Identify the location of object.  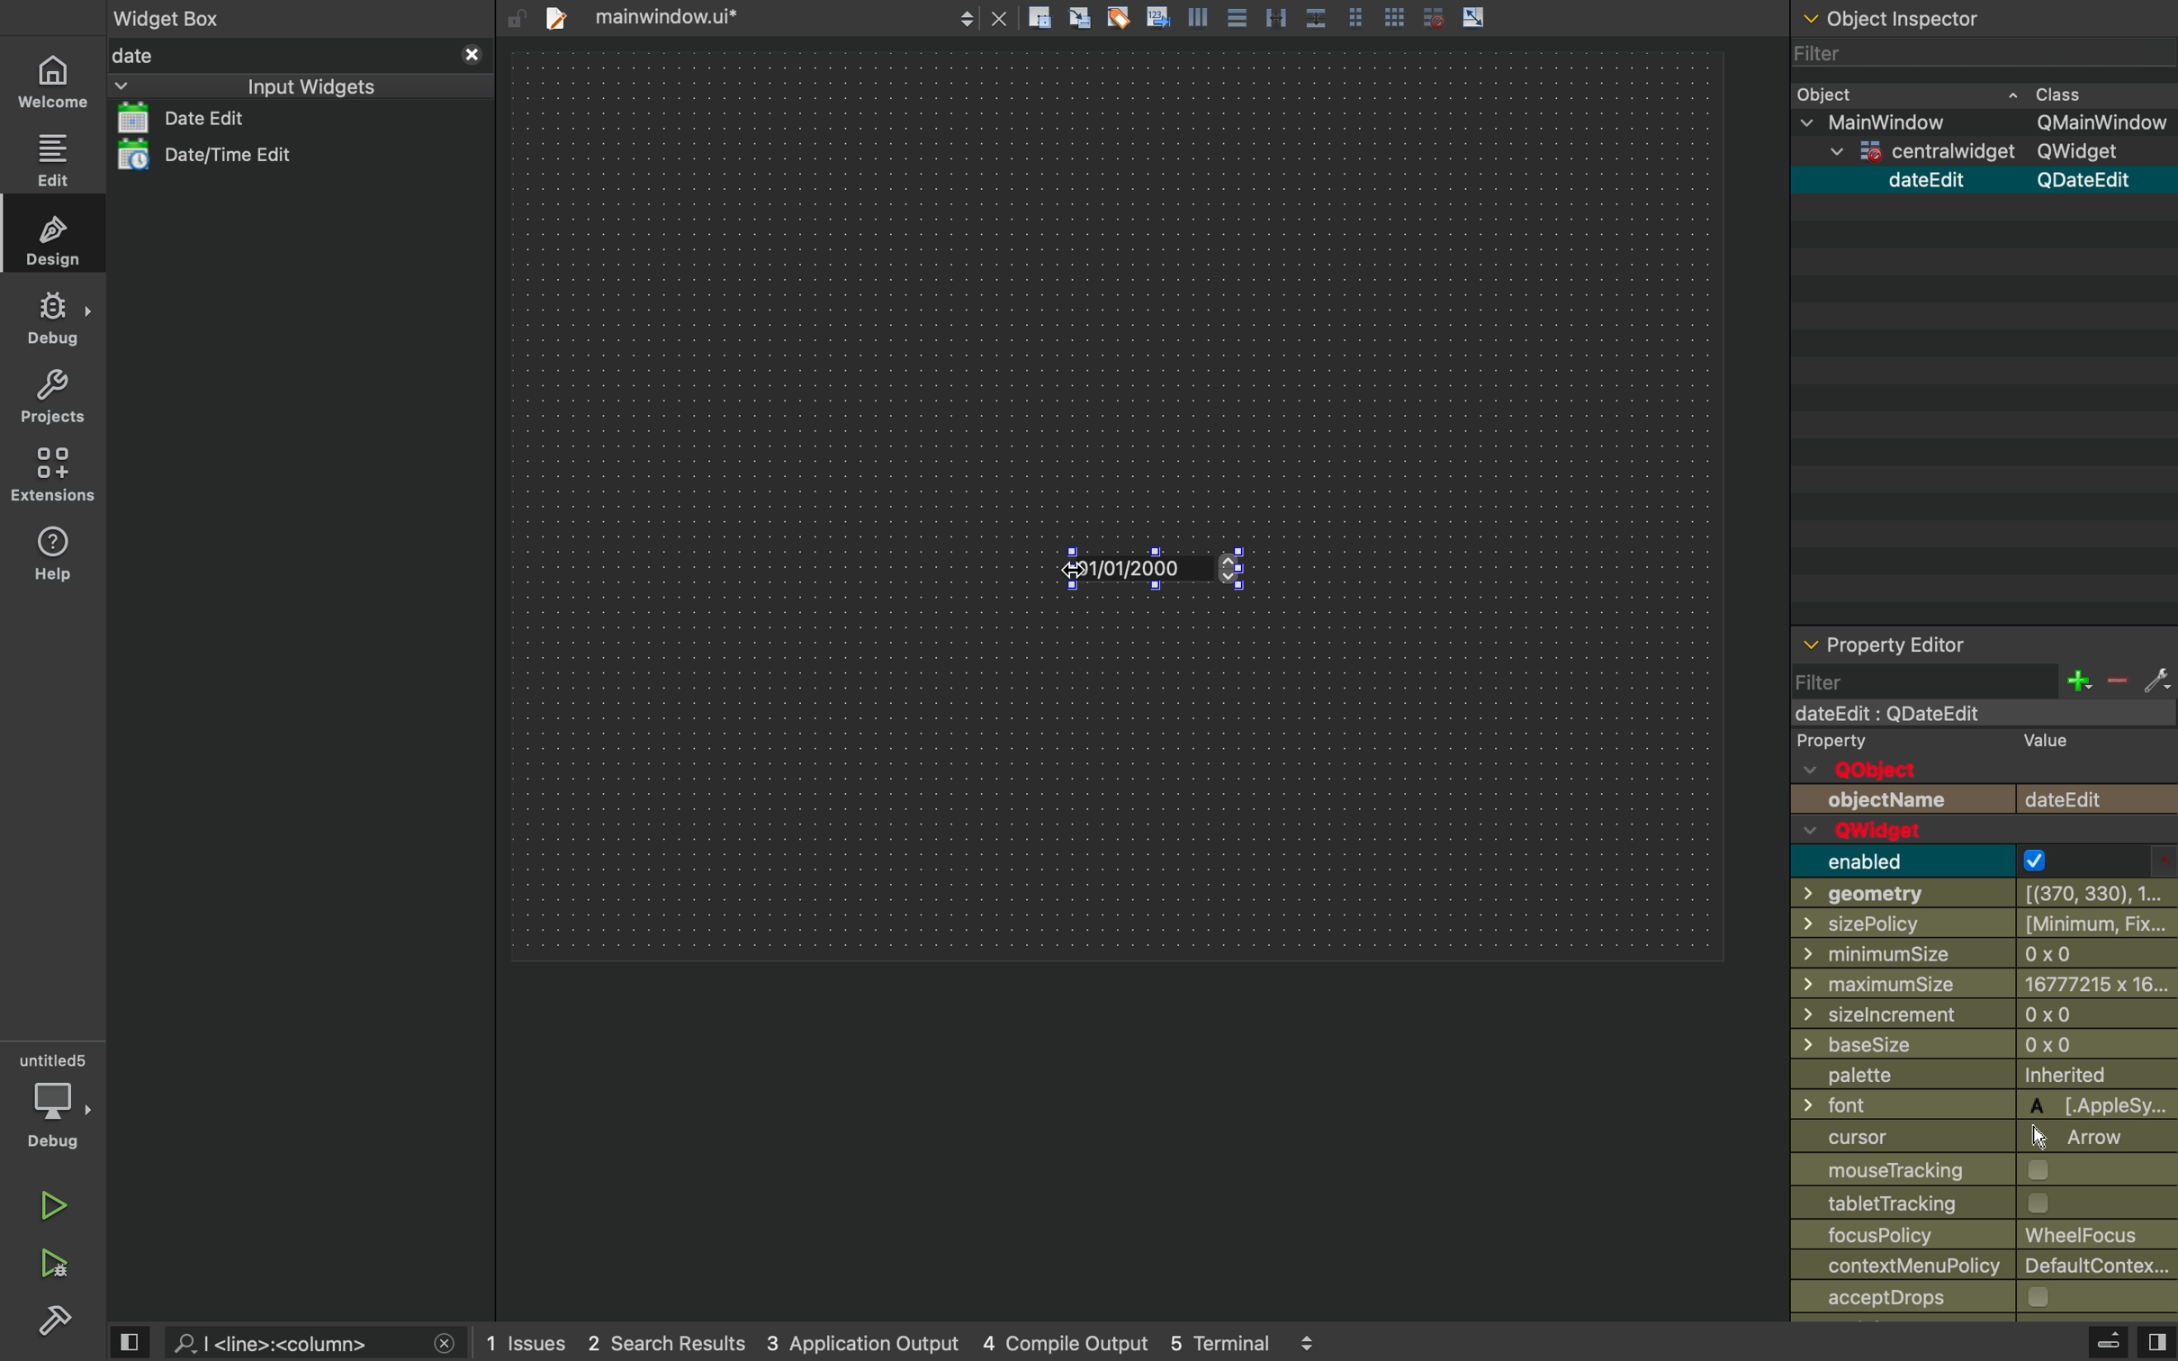
(1962, 92).